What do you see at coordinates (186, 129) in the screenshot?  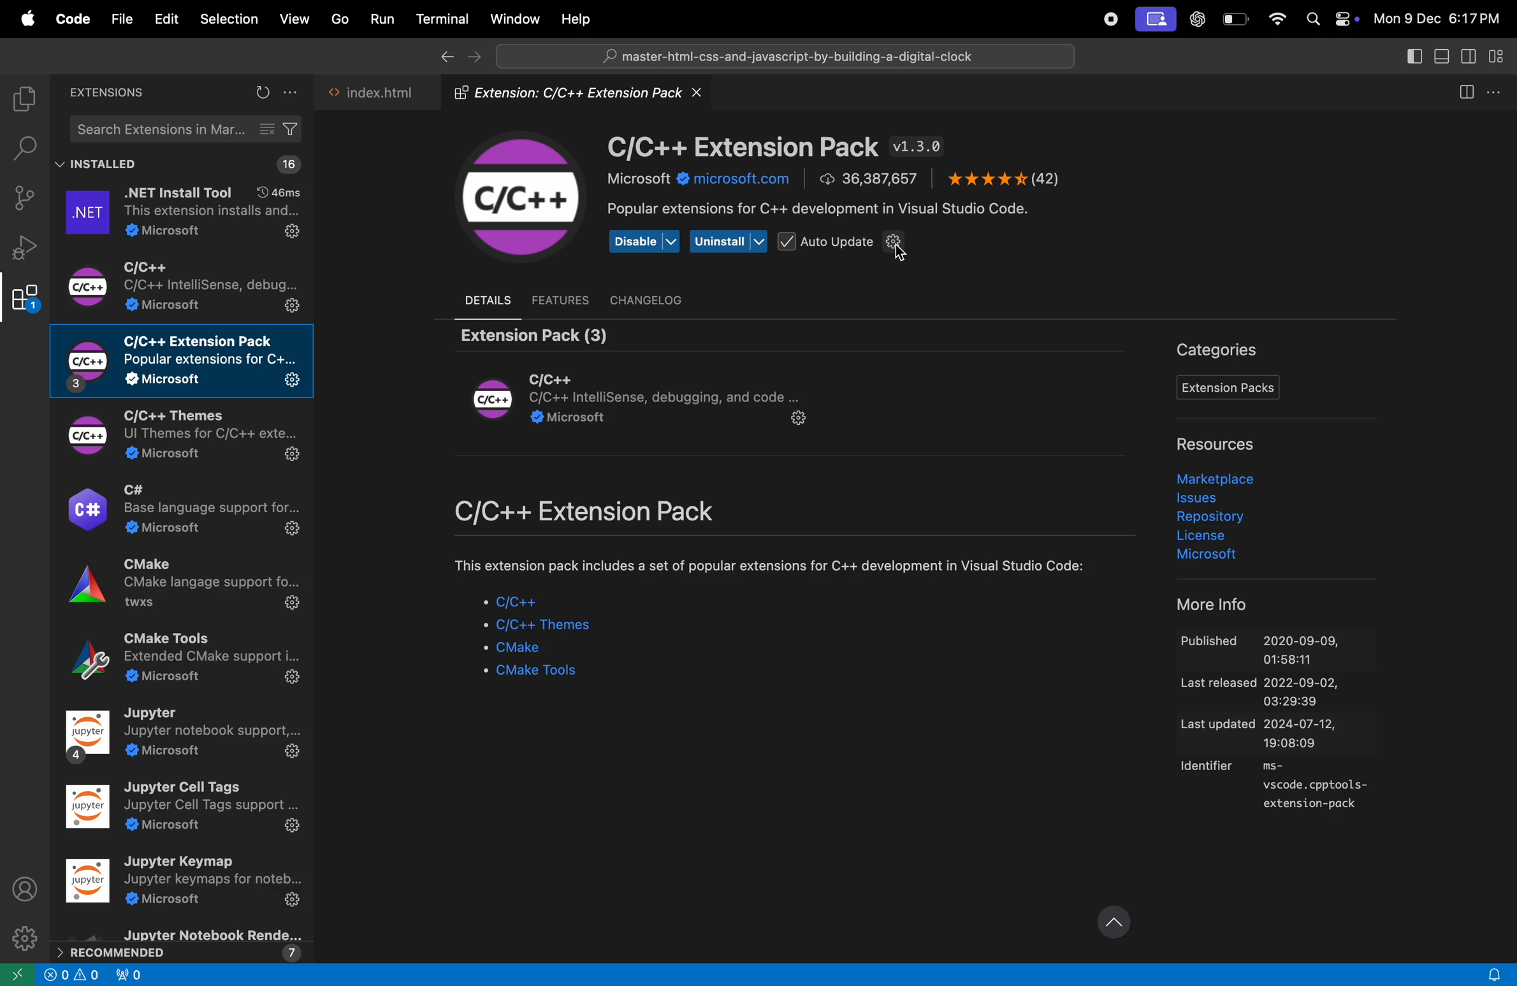 I see `search extensions` at bounding box center [186, 129].